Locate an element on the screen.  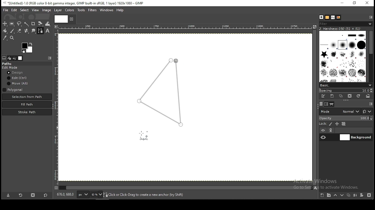
merge layer is located at coordinates (356, 195).